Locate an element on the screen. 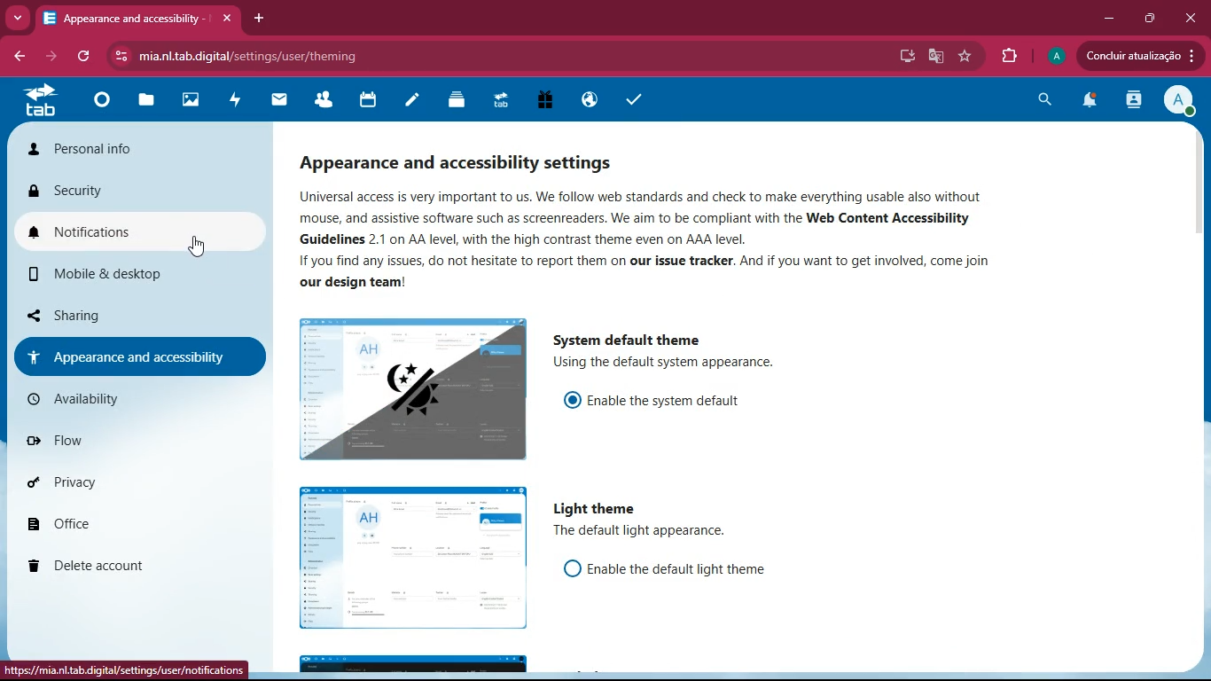  off is located at coordinates (571, 569).